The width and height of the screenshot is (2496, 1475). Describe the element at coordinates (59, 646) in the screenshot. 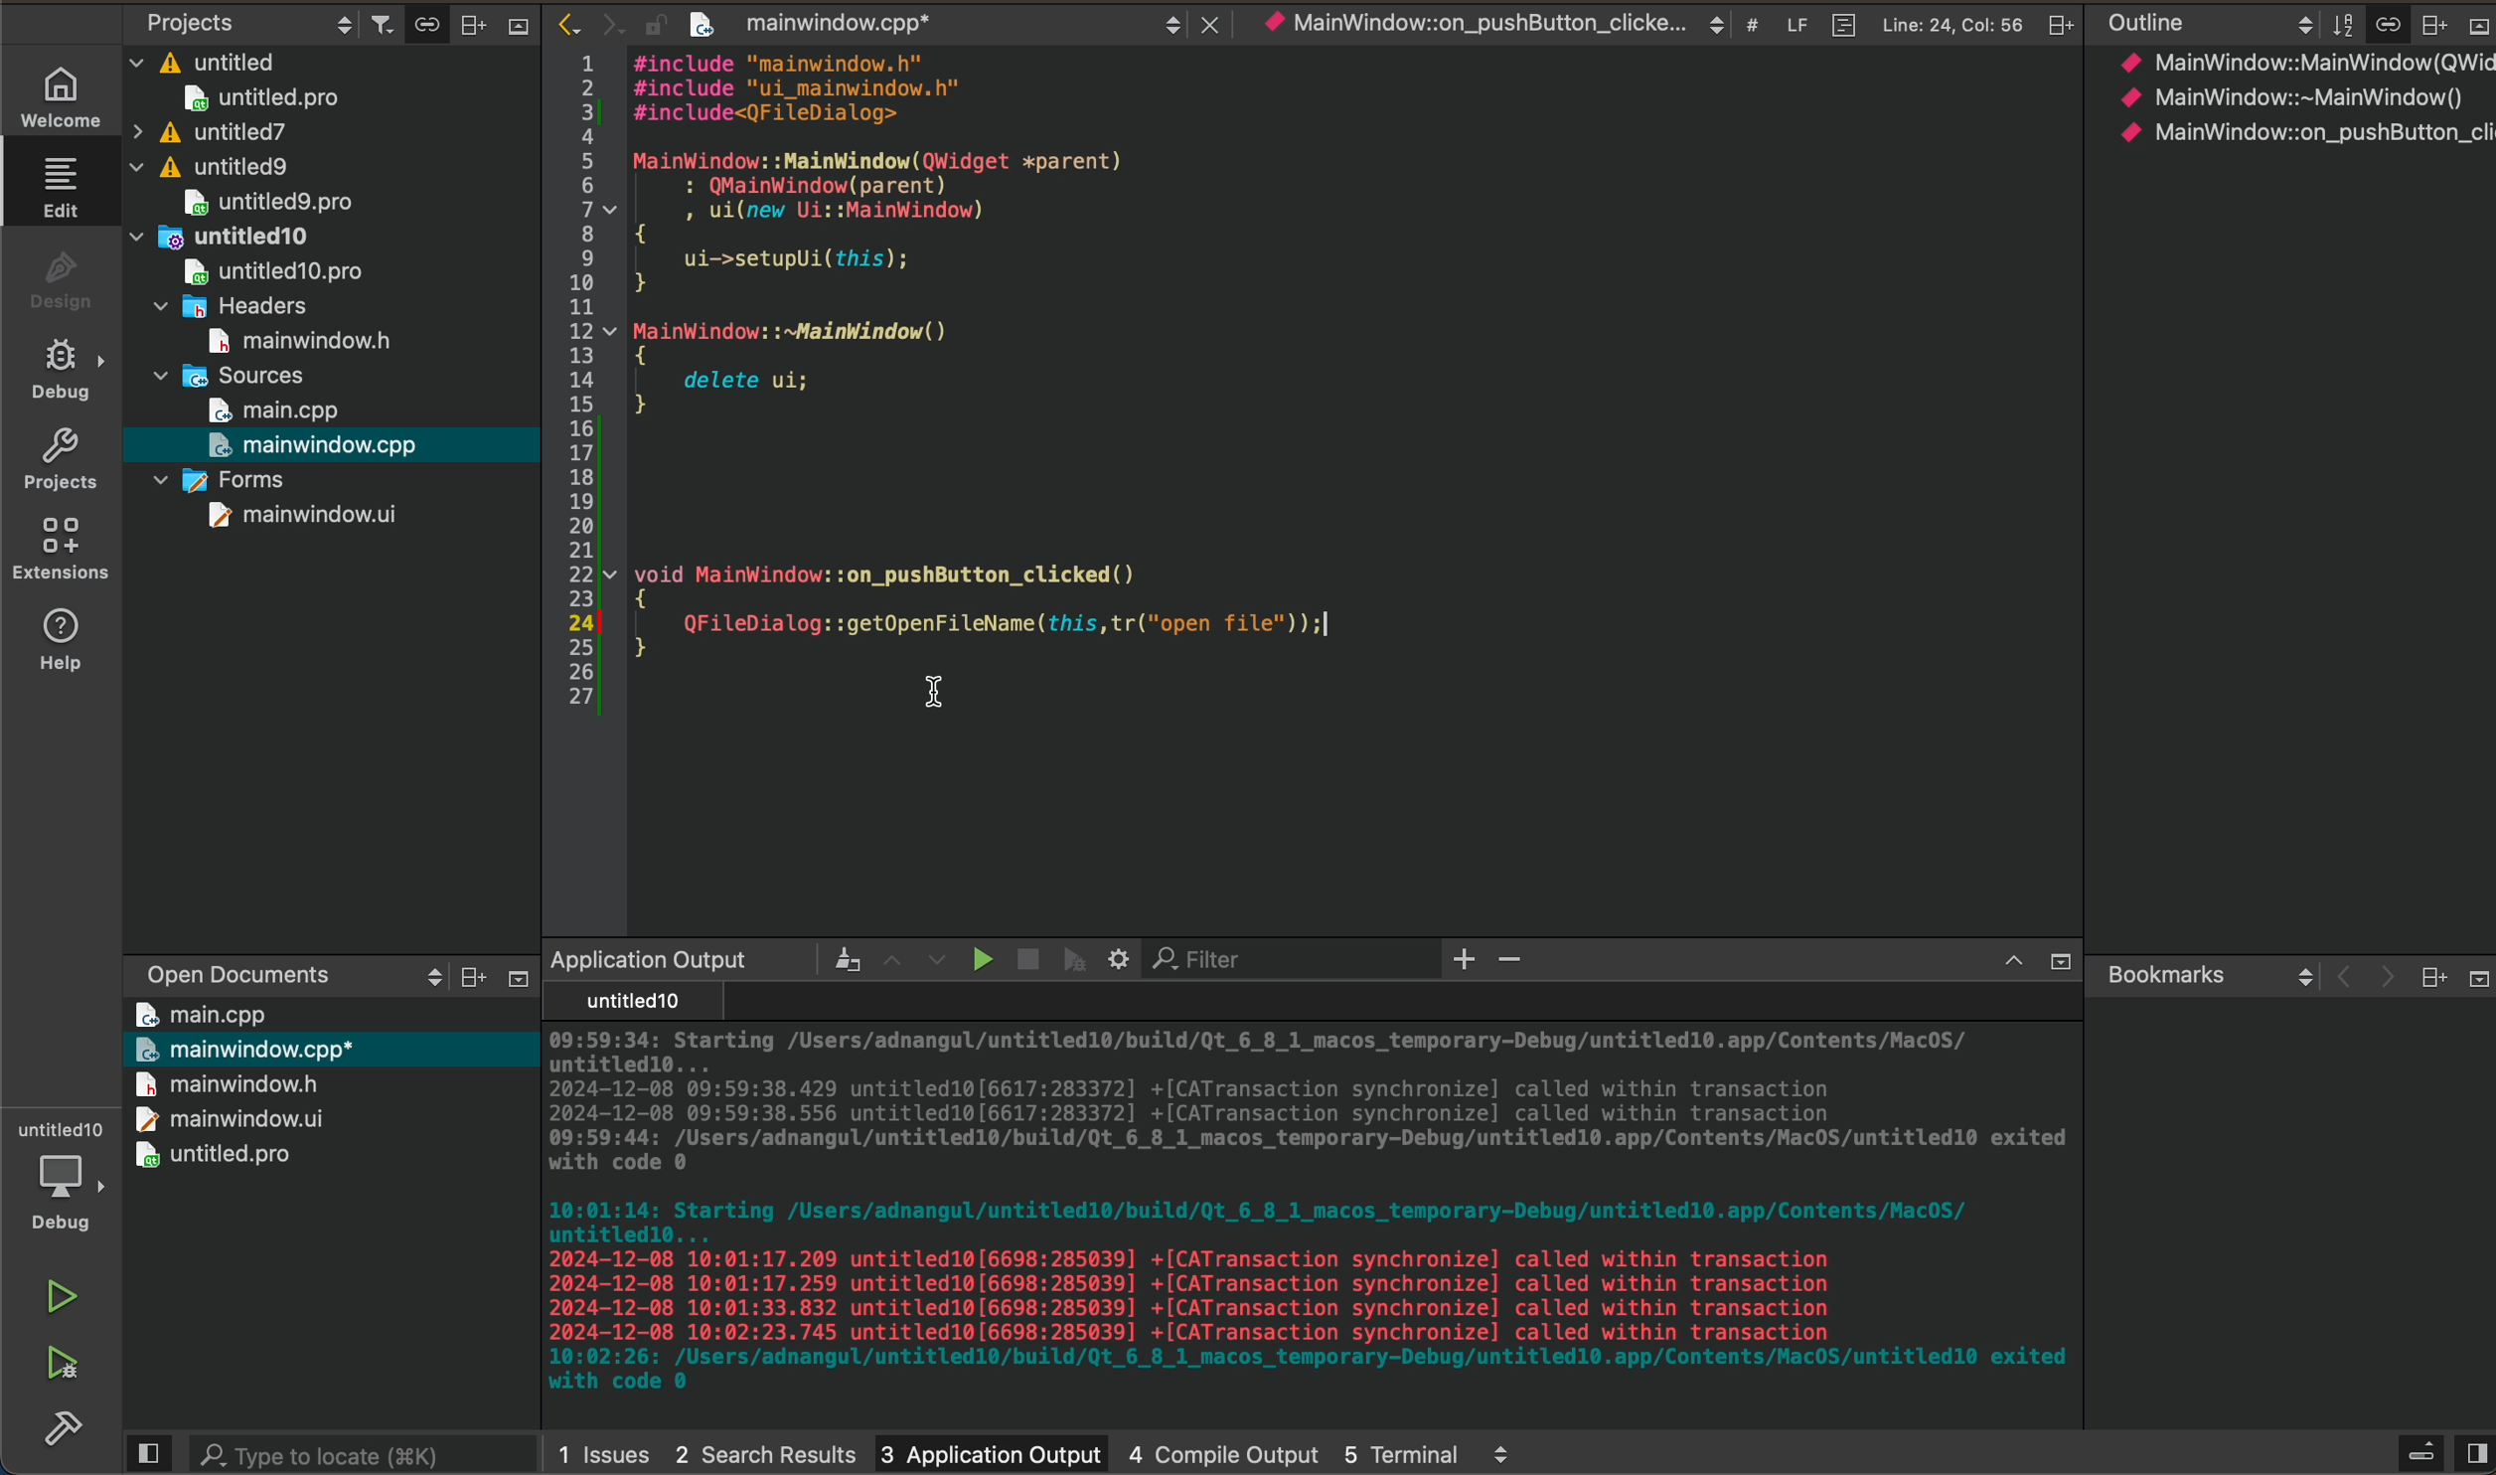

I see `help` at that location.